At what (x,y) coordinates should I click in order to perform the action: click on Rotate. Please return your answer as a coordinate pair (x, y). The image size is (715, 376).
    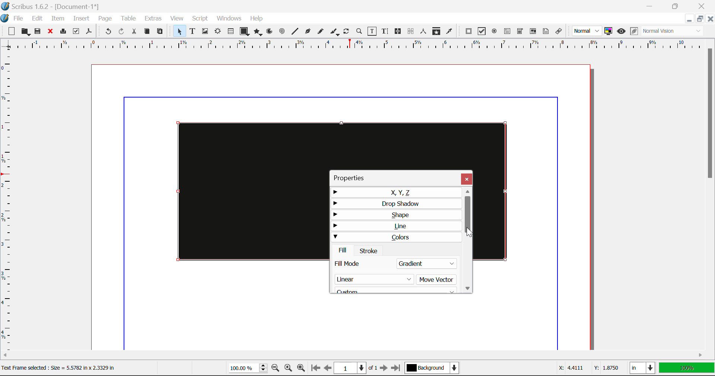
    Looking at the image, I should click on (347, 31).